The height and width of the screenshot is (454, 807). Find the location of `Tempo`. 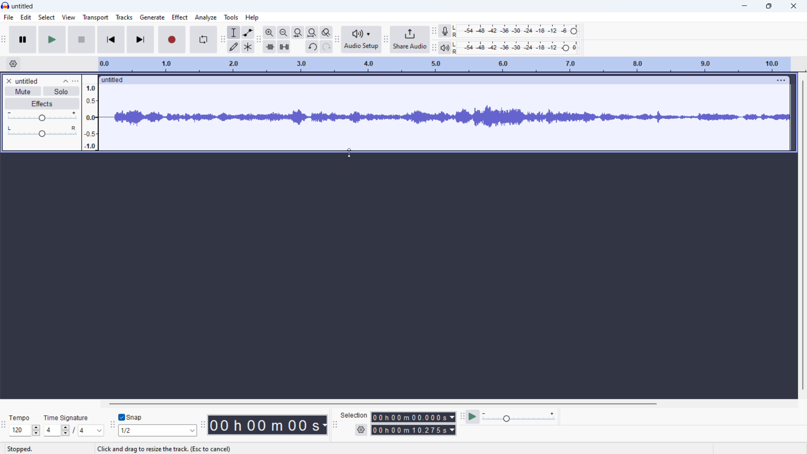

Tempo is located at coordinates (22, 418).